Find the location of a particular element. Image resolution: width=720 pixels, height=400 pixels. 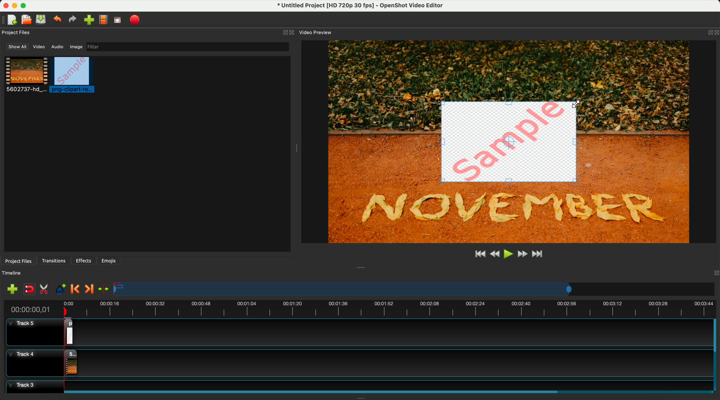

disable snapping is located at coordinates (30, 290).